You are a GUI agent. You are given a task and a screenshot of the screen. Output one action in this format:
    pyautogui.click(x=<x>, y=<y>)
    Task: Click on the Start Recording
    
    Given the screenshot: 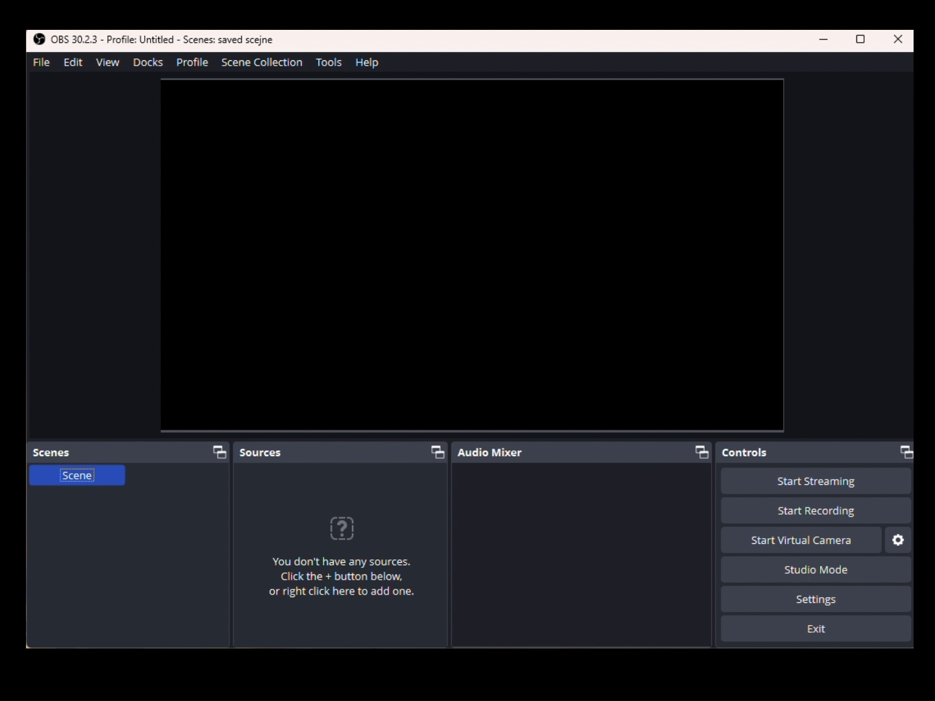 What is the action you would take?
    pyautogui.click(x=815, y=511)
    